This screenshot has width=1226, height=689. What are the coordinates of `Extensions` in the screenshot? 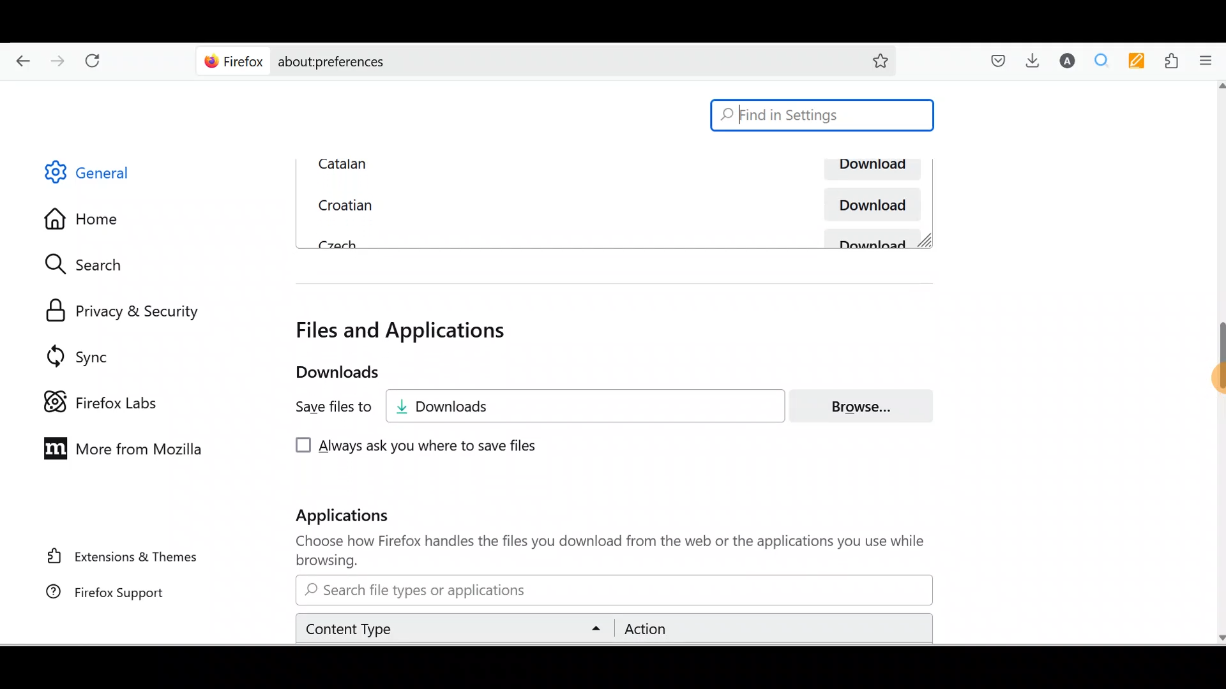 It's located at (1174, 60).